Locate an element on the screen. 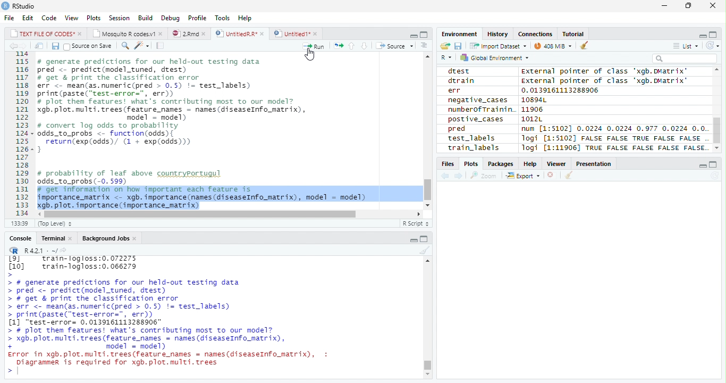 This screenshot has height=383, width=726. Source is located at coordinates (394, 45).